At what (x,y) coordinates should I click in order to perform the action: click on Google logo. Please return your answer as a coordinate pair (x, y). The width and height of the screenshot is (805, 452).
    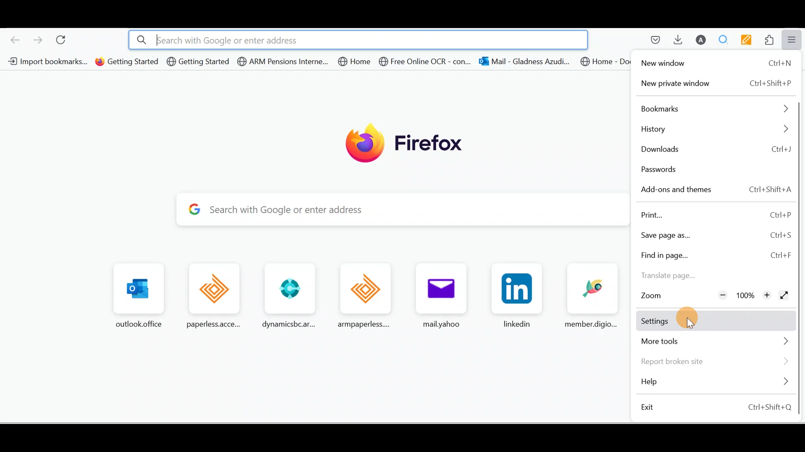
    Looking at the image, I should click on (191, 210).